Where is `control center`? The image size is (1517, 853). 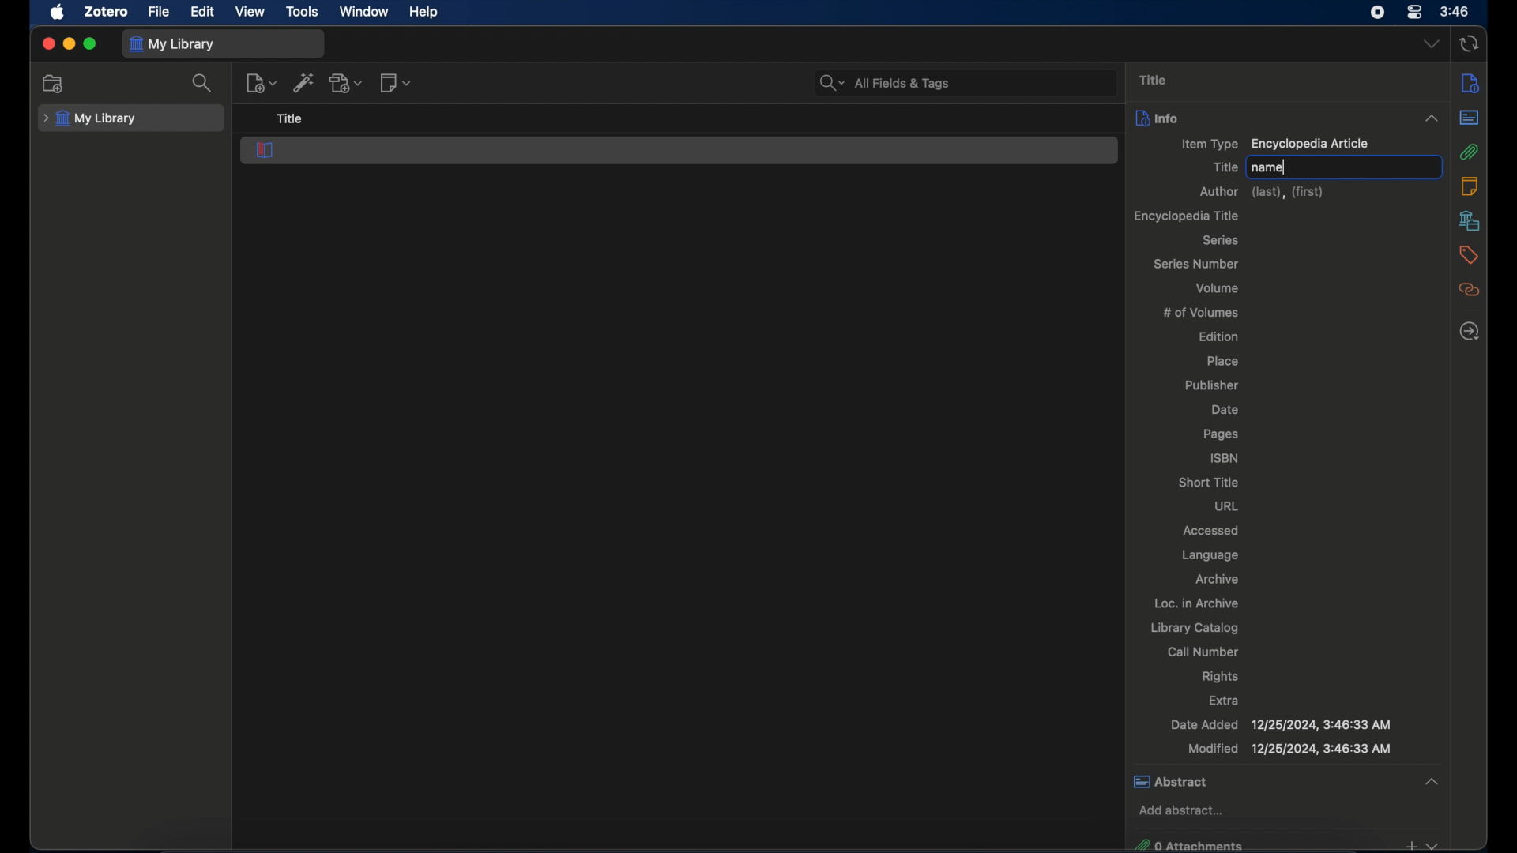
control center is located at coordinates (1414, 13).